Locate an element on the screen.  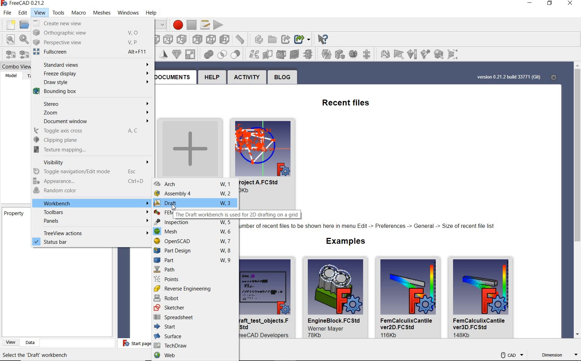
robot is located at coordinates (195, 298).